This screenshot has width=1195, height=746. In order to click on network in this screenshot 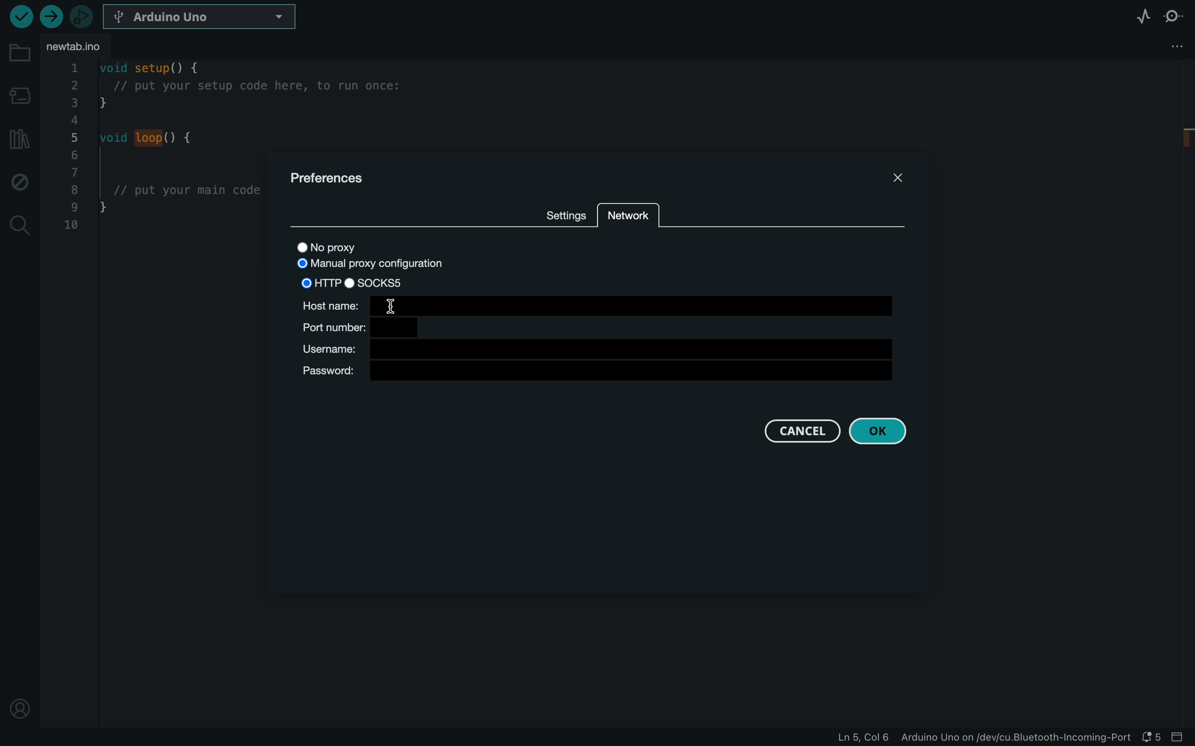, I will do `click(629, 223)`.